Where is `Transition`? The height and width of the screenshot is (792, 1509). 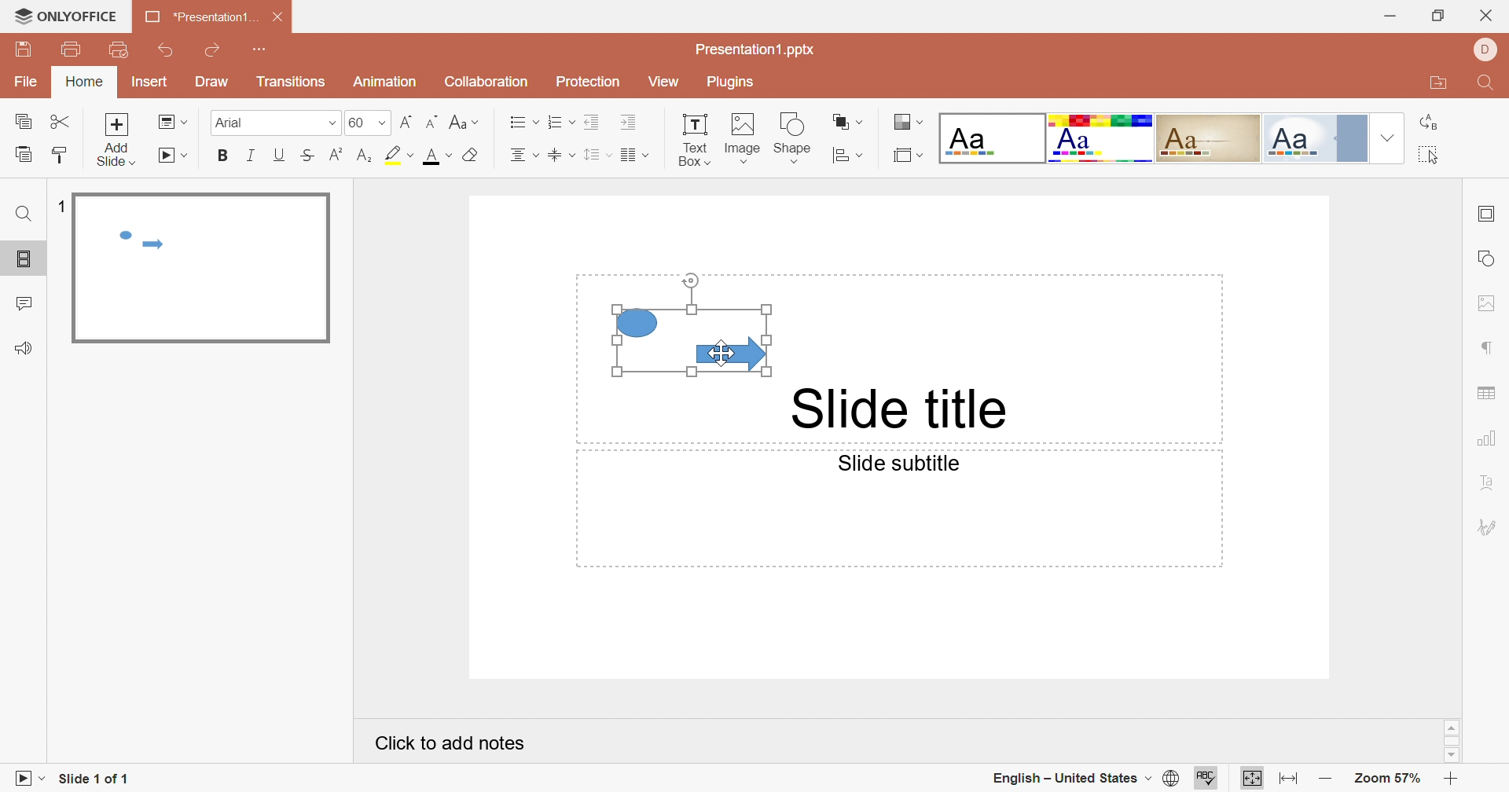 Transition is located at coordinates (289, 82).